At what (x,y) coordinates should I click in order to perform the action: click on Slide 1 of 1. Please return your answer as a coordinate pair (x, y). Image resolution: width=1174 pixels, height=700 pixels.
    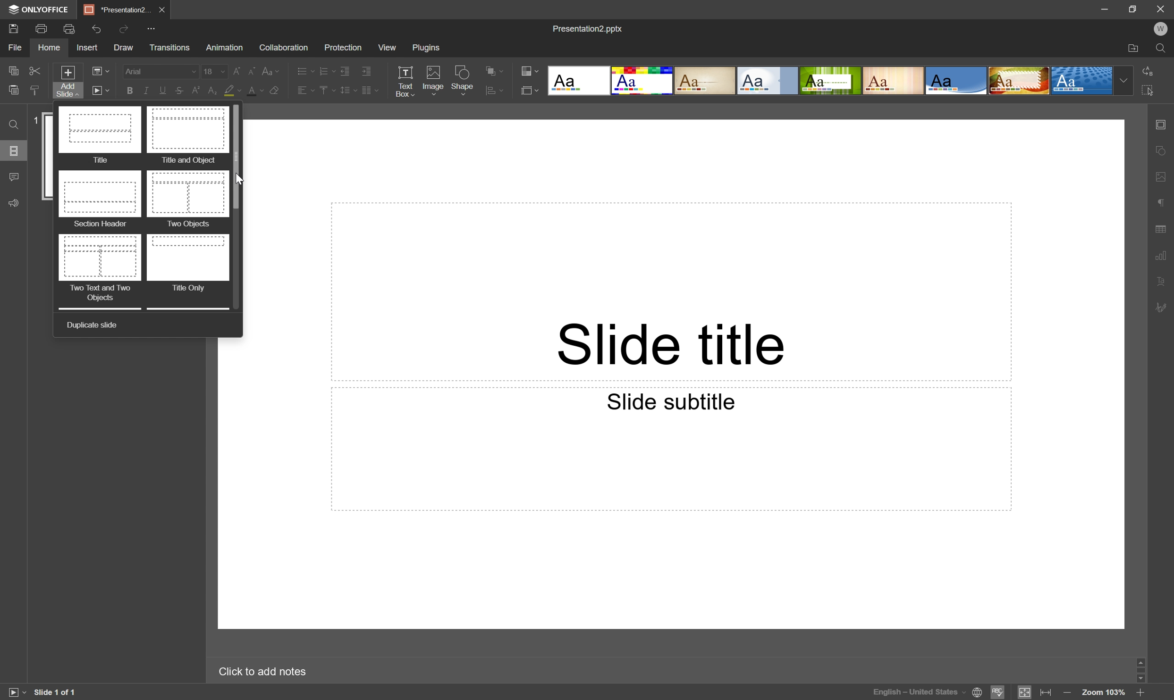
    Looking at the image, I should click on (56, 691).